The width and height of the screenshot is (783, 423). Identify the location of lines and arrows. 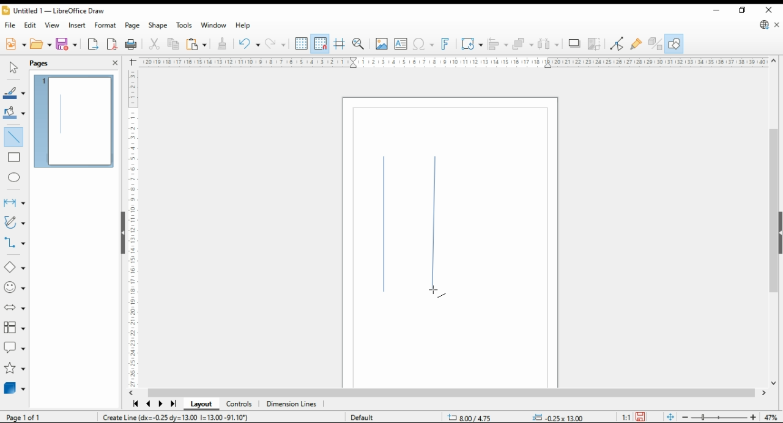
(14, 202).